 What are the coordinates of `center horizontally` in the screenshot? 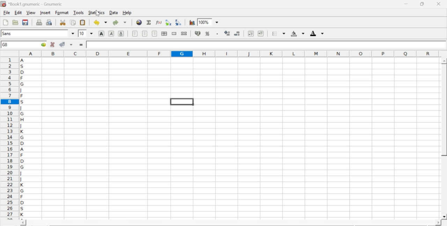 It's located at (145, 33).